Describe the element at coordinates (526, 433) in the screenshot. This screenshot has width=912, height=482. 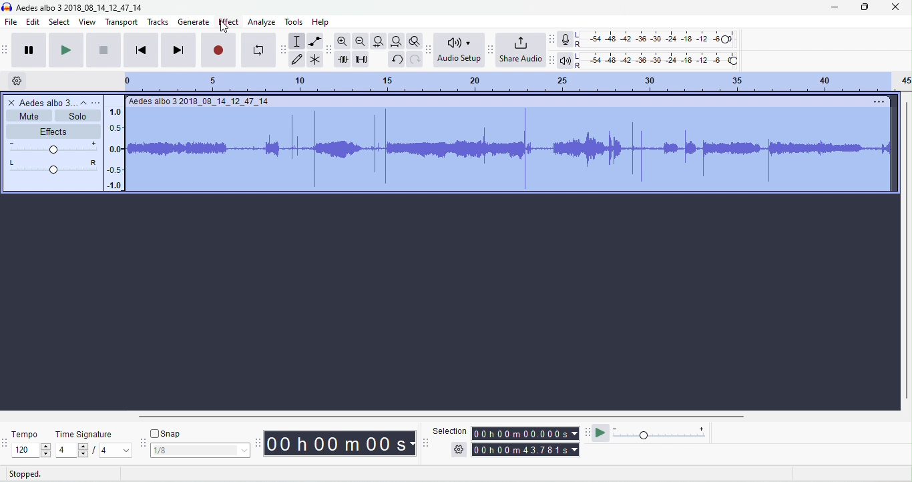
I see `selection time` at that location.